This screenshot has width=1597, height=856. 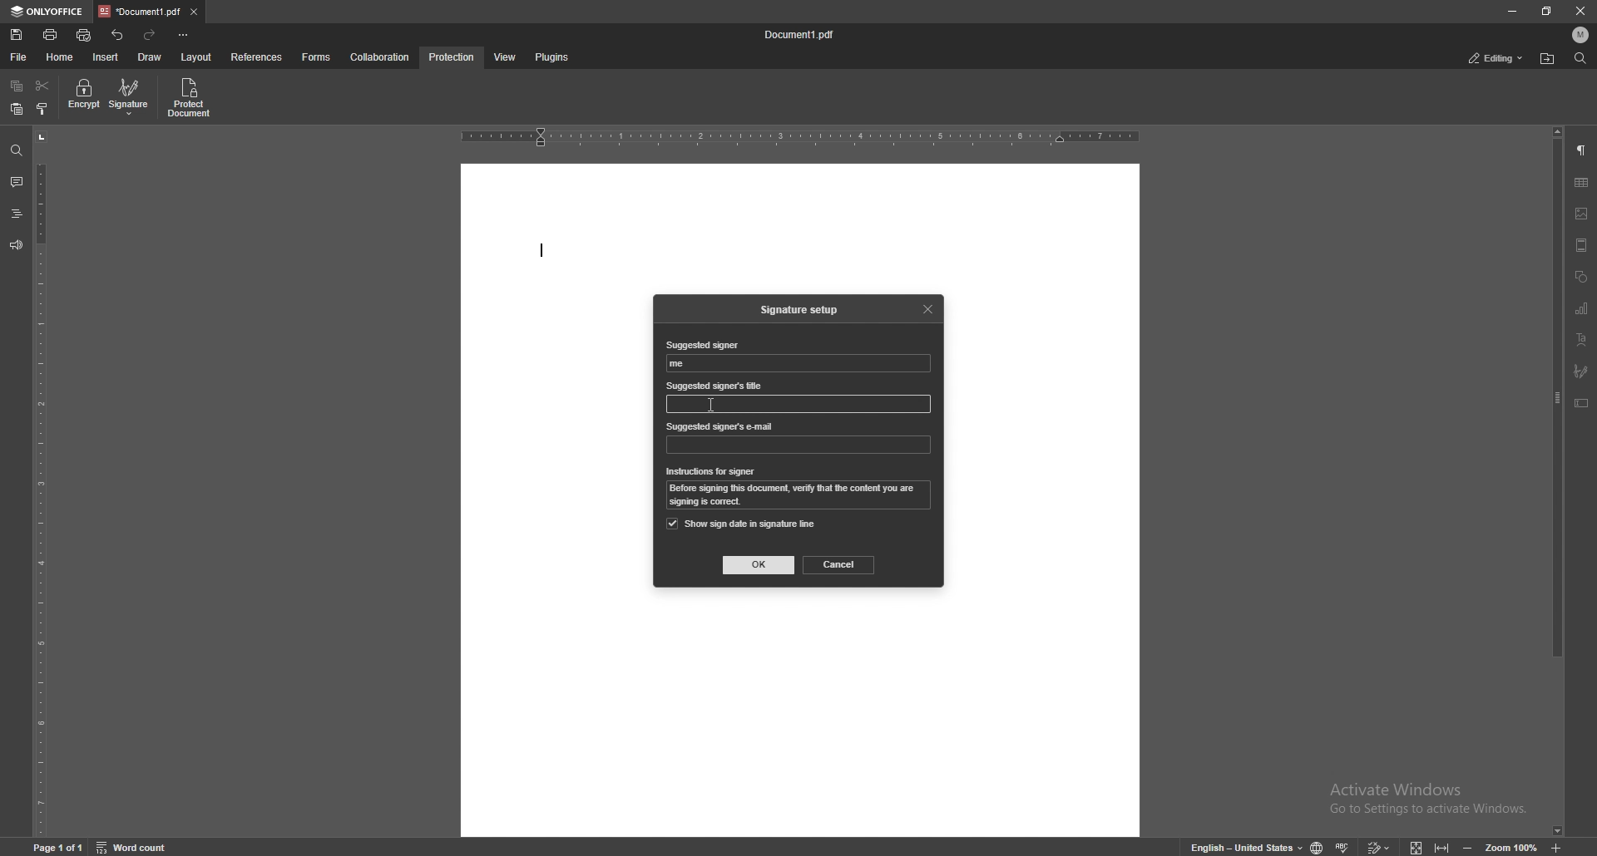 What do you see at coordinates (1496, 59) in the screenshot?
I see `status` at bounding box center [1496, 59].